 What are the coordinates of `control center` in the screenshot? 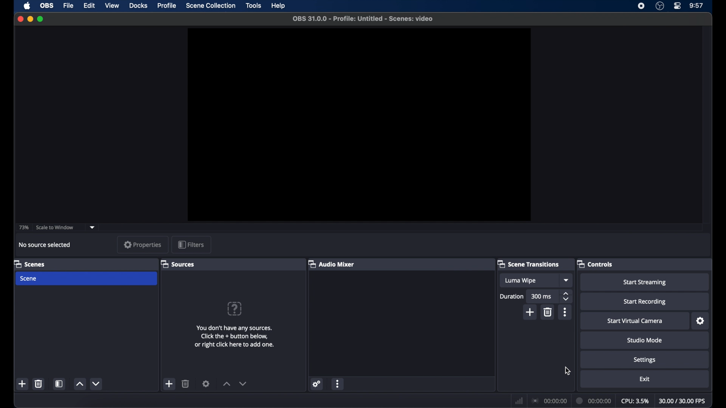 It's located at (678, 6).